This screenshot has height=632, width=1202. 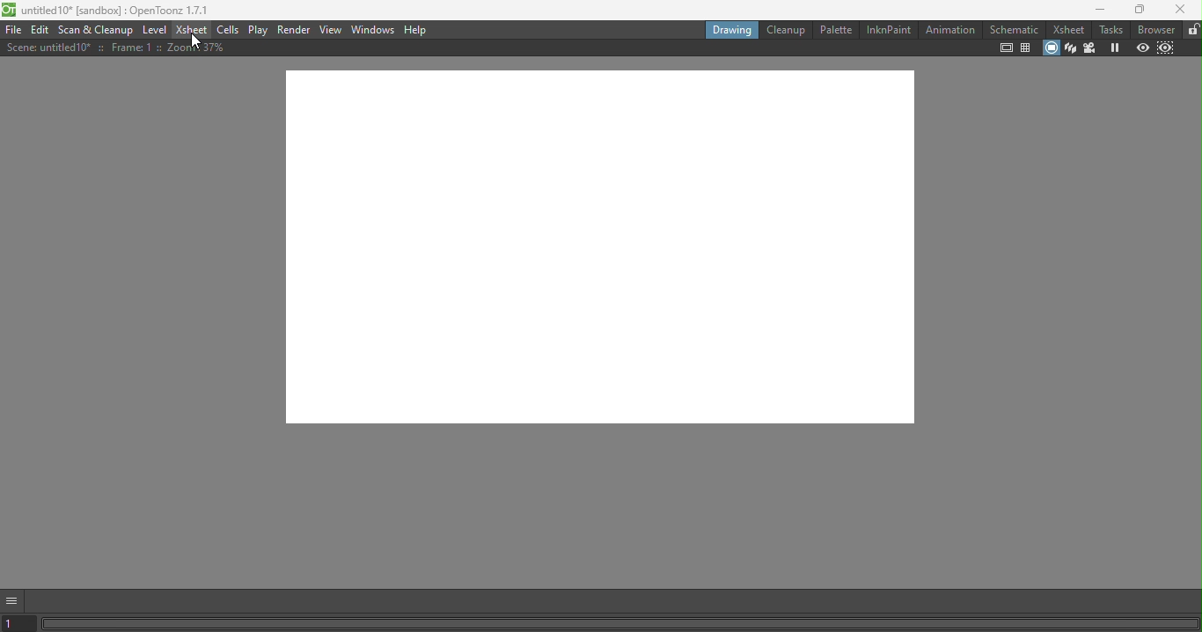 What do you see at coordinates (615, 256) in the screenshot?
I see `Canvas` at bounding box center [615, 256].